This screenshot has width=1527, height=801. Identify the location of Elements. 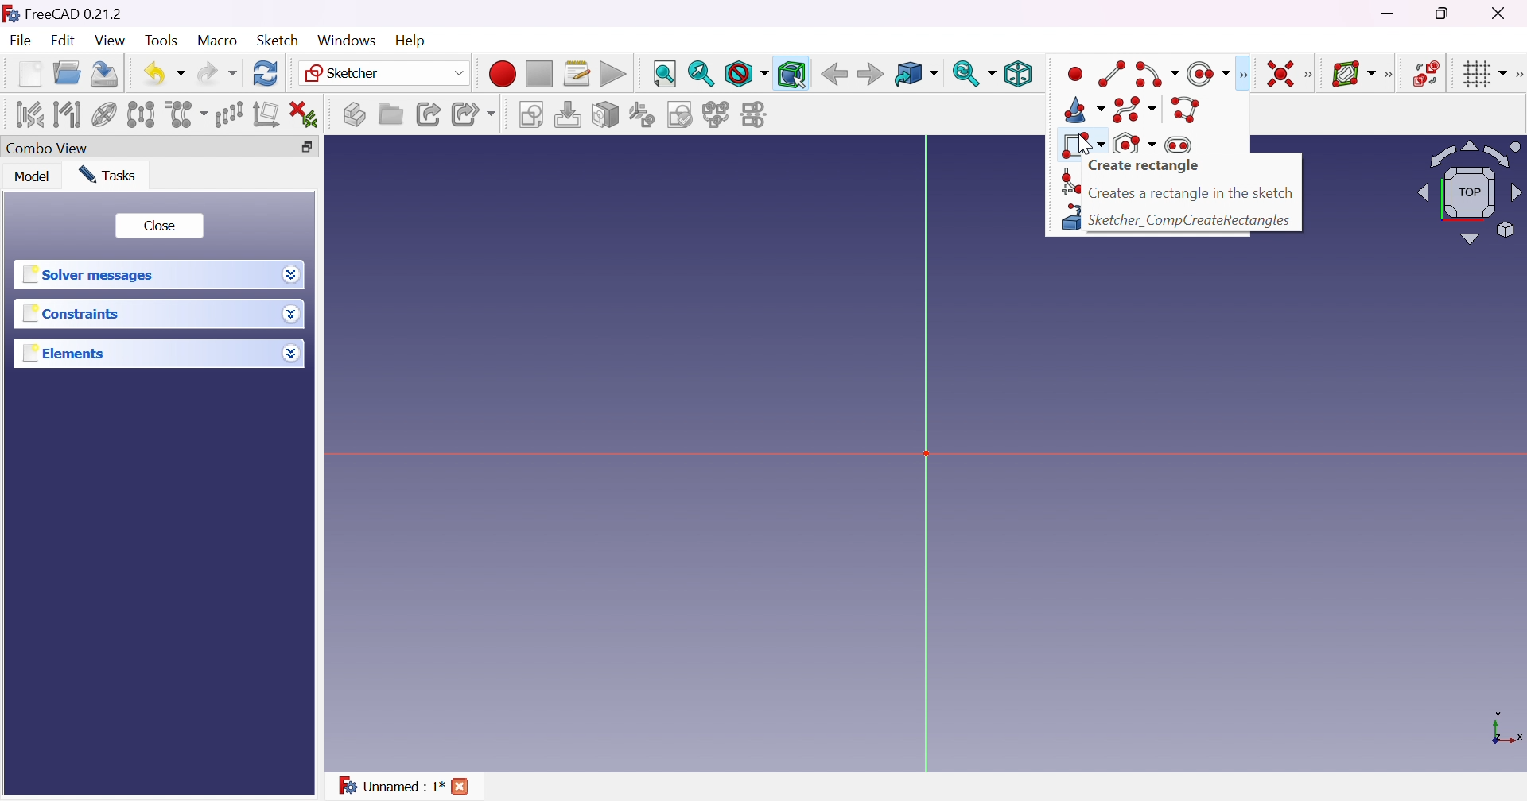
(64, 354).